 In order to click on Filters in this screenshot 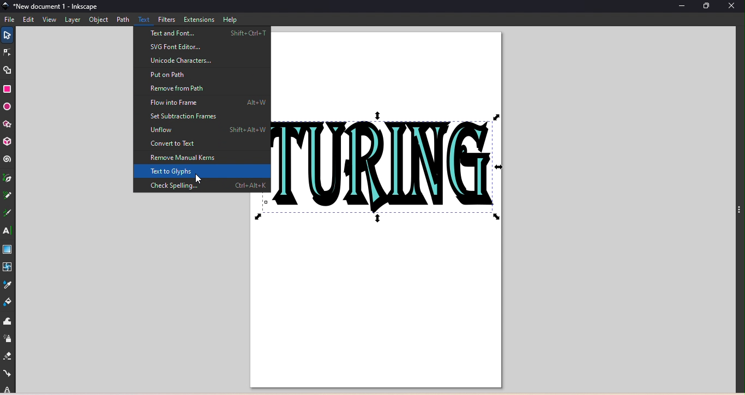, I will do `click(166, 19)`.